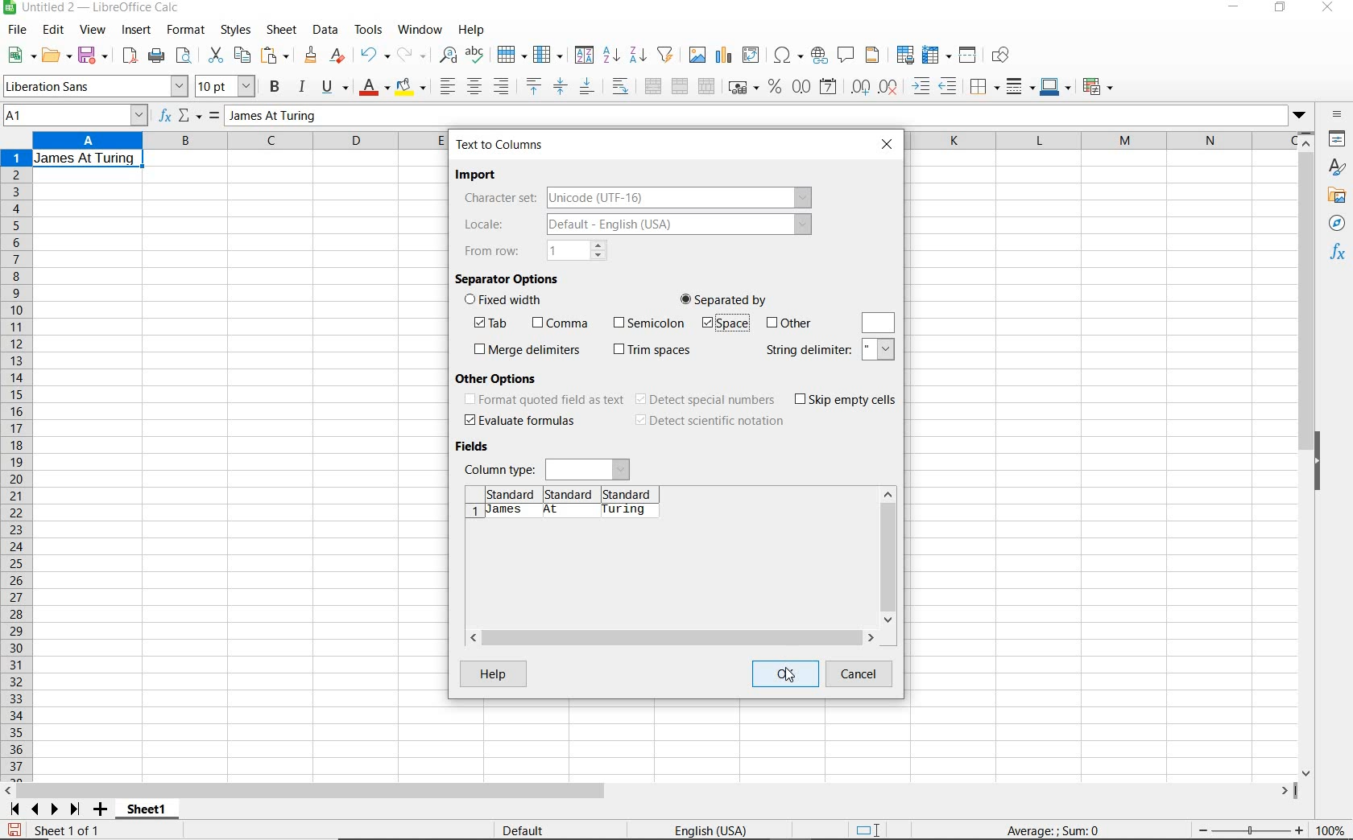 The width and height of the screenshot is (1353, 840). Describe the element at coordinates (586, 86) in the screenshot. I see `align bottom` at that location.